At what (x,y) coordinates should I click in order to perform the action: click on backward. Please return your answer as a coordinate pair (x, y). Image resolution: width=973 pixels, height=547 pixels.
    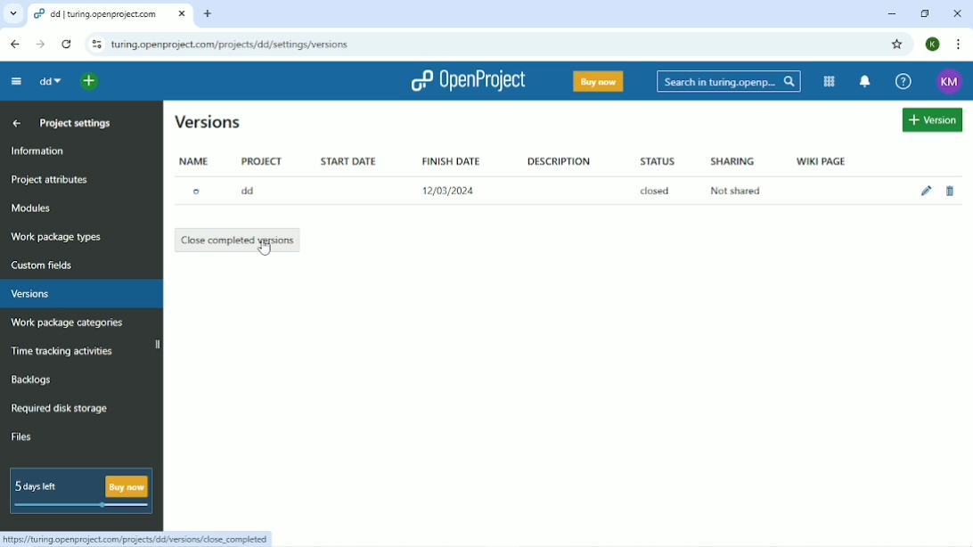
    Looking at the image, I should click on (12, 44).